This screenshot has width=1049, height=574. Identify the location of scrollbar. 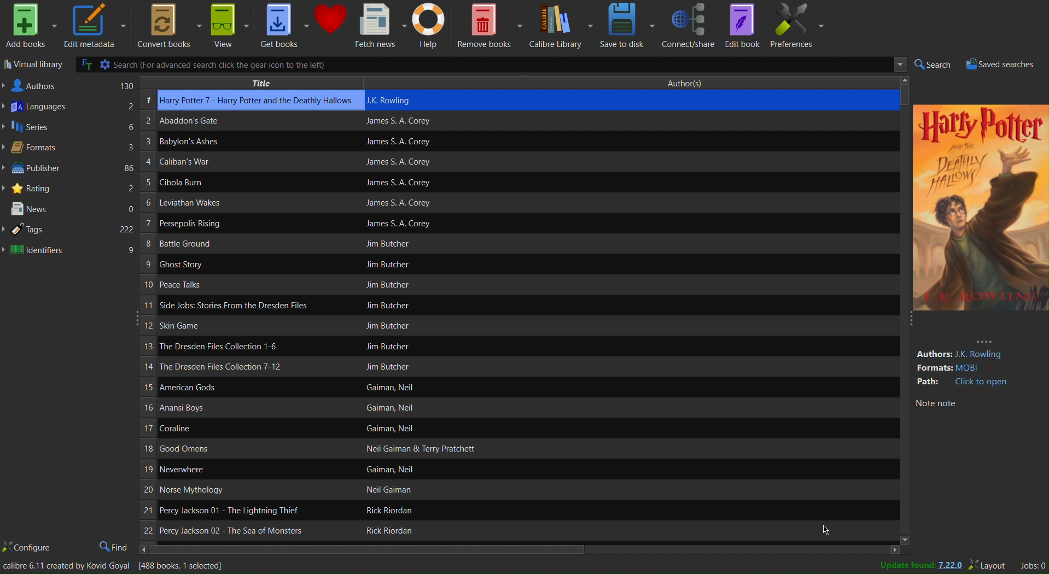
(902, 312).